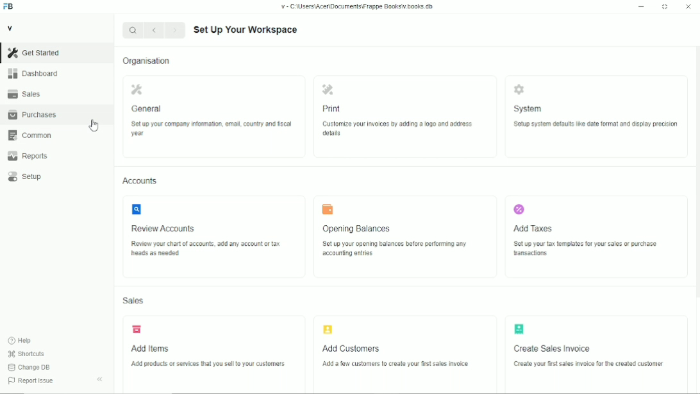  Describe the element at coordinates (211, 364) in the screenshot. I see `‘Add products of services that you sell 10 your customers` at that location.